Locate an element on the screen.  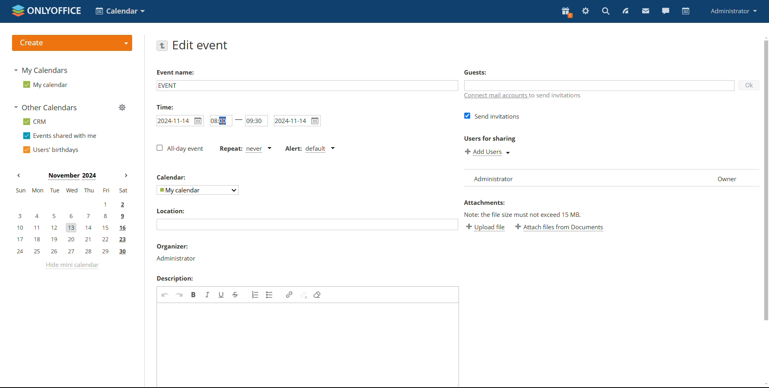
end date is located at coordinates (297, 121).